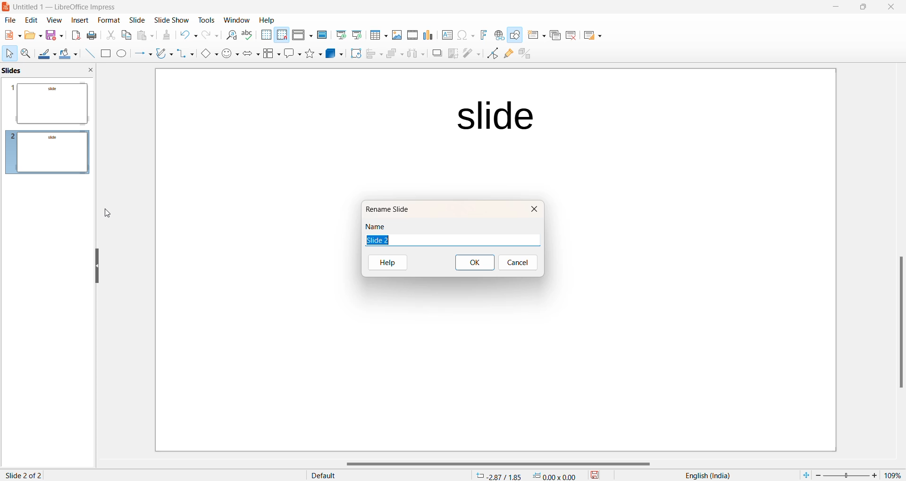 The image size is (906, 481). What do you see at coordinates (30, 21) in the screenshot?
I see `edit` at bounding box center [30, 21].